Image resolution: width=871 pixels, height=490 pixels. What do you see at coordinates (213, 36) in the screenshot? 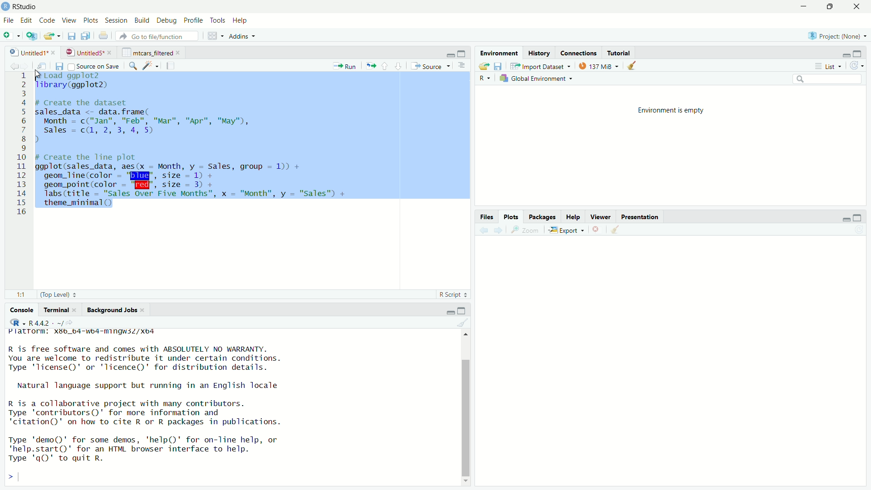
I see `workspace panes` at bounding box center [213, 36].